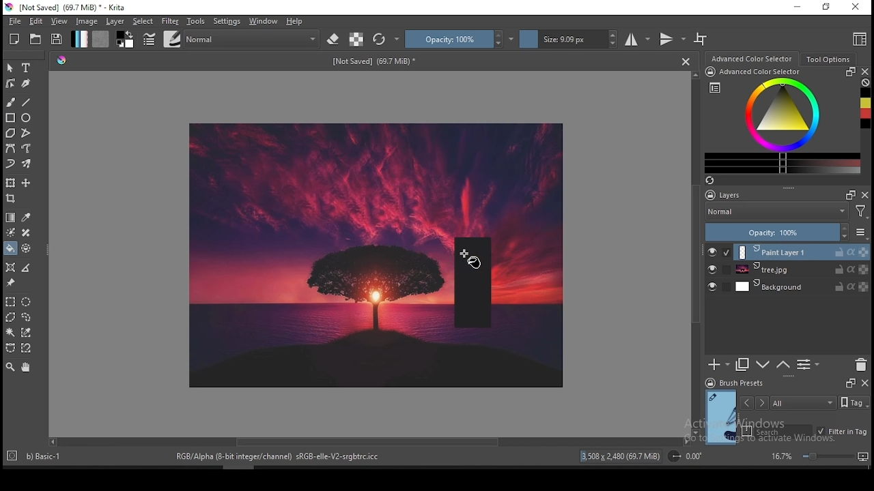 The image size is (874, 491). I want to click on filter, so click(170, 20).